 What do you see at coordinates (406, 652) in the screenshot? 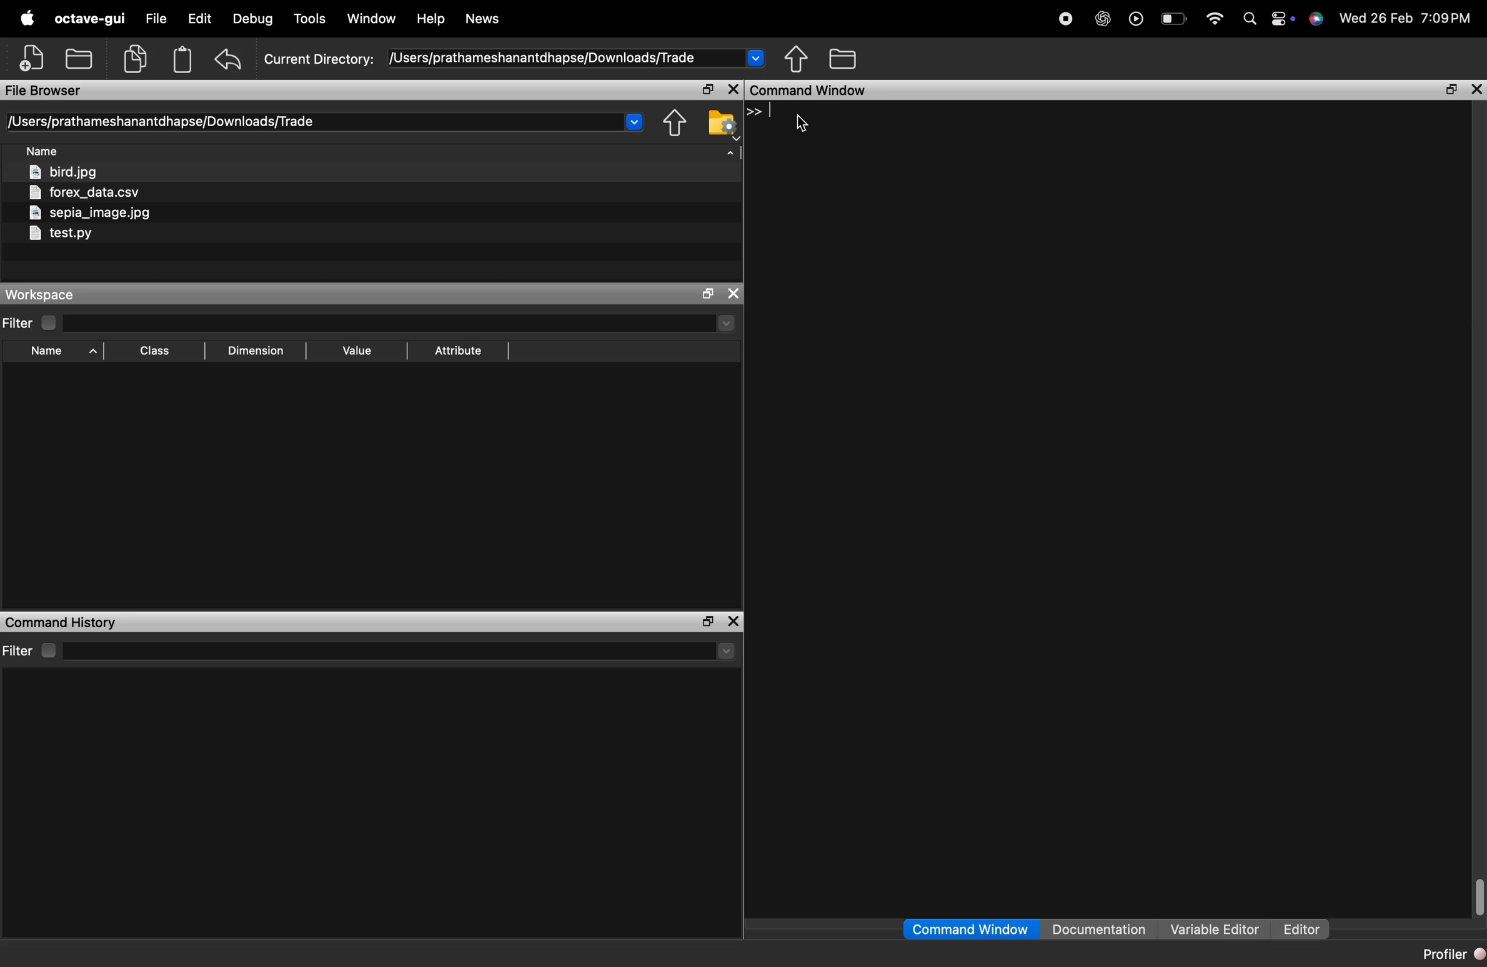
I see `select directory` at bounding box center [406, 652].